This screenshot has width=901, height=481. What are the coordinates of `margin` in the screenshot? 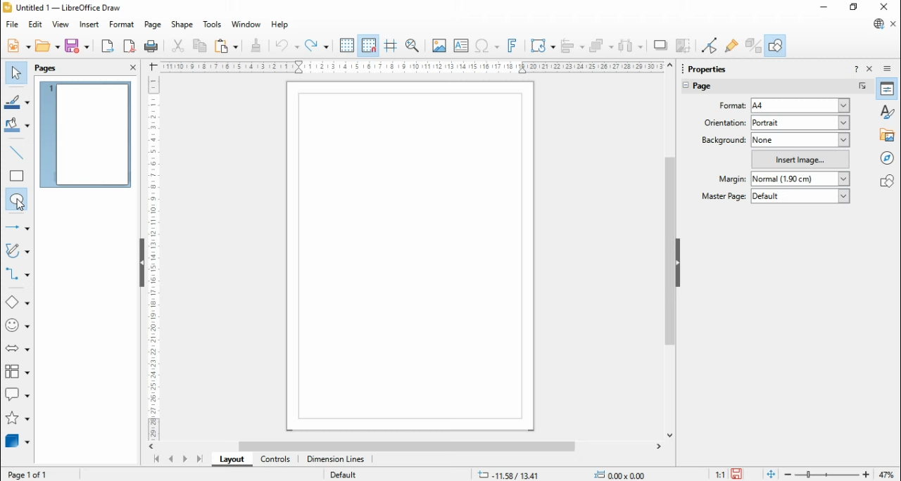 It's located at (731, 179).